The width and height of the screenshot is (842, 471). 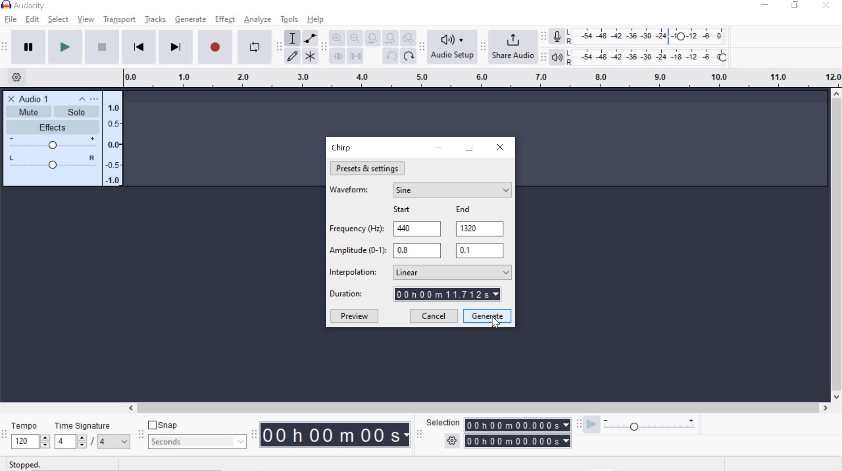 I want to click on Record meter, so click(x=559, y=37).